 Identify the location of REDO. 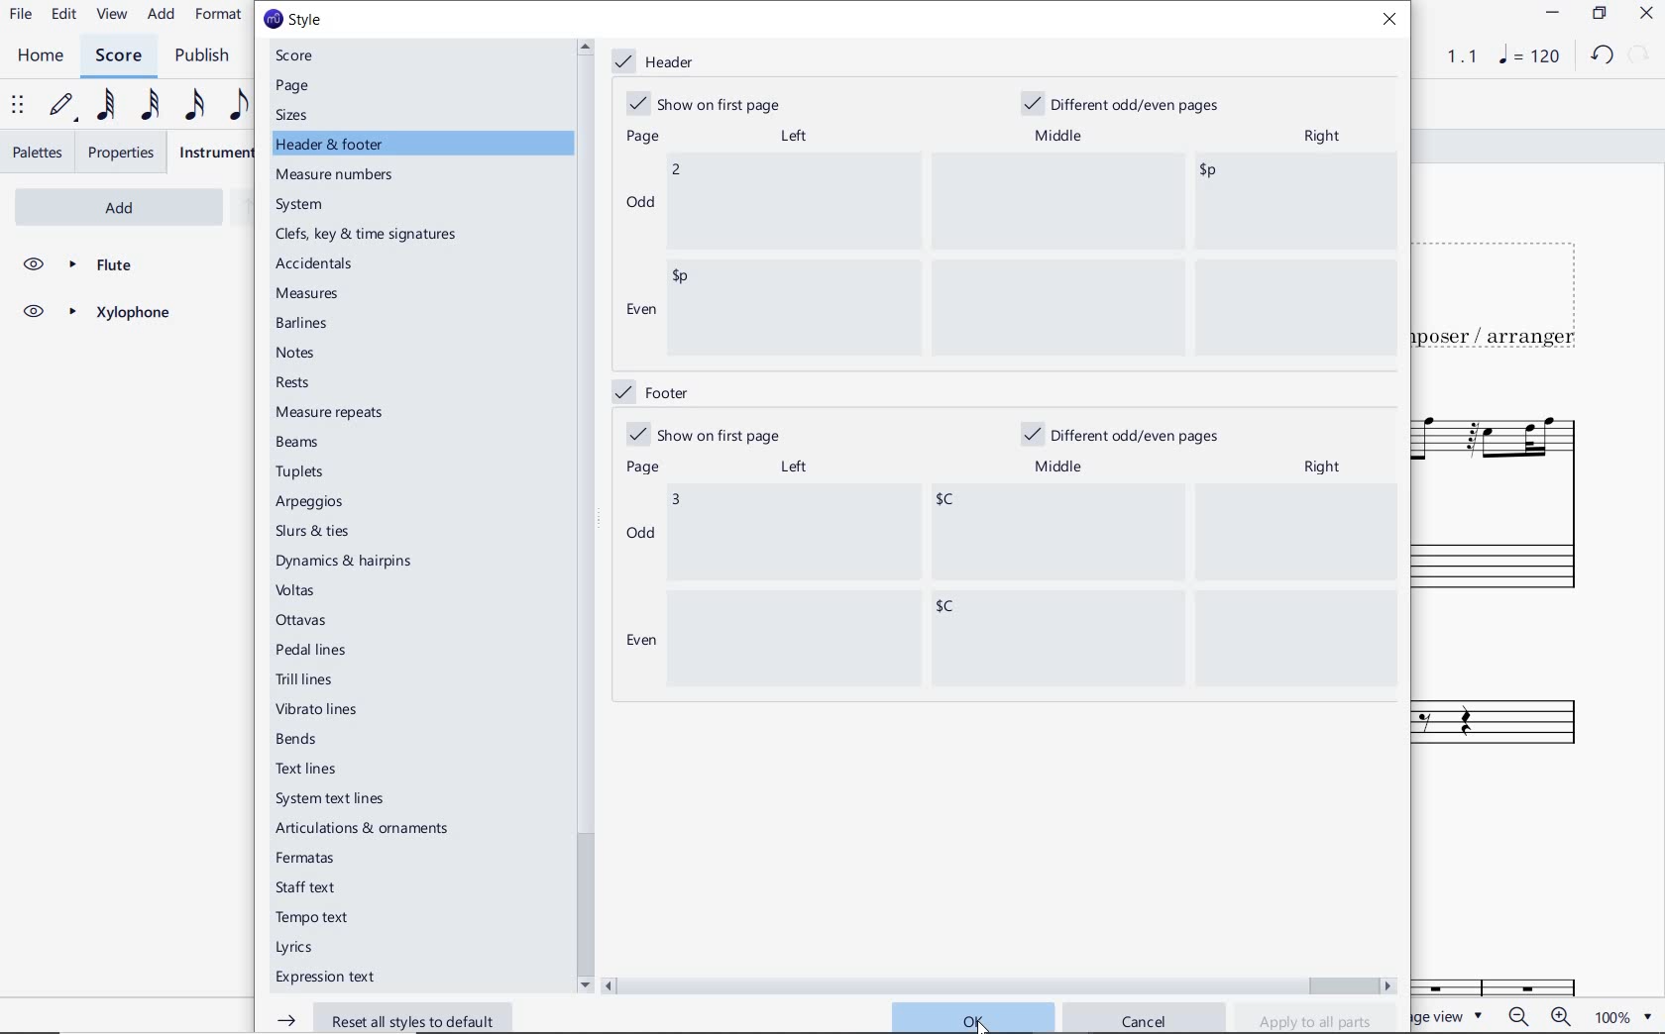
(1639, 55).